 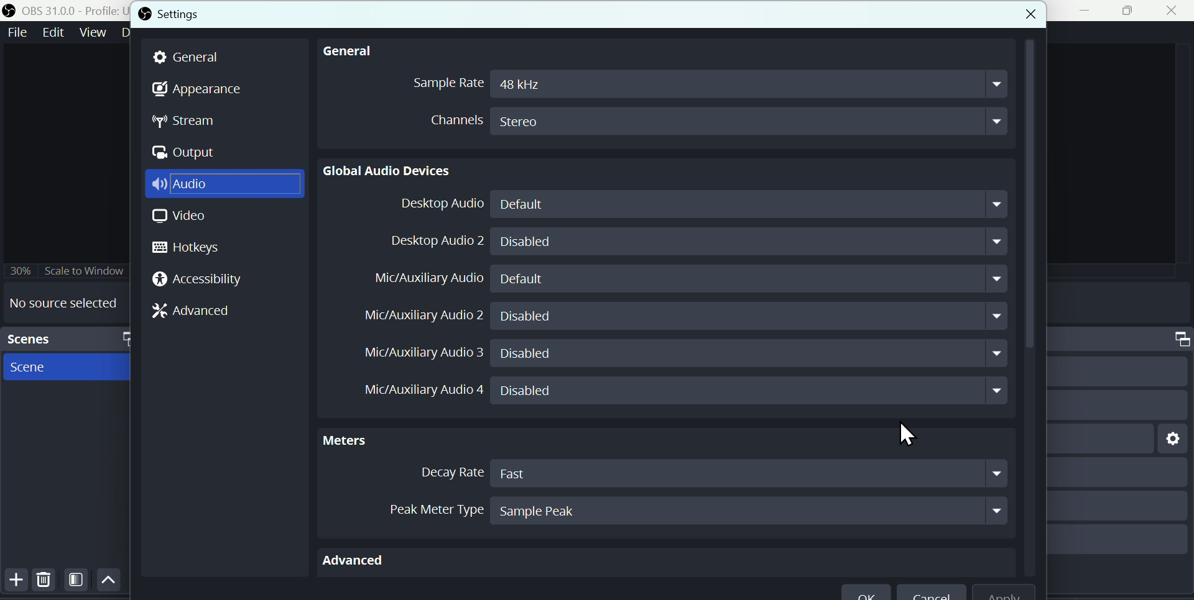 What do you see at coordinates (77, 582) in the screenshot?
I see `Filter` at bounding box center [77, 582].